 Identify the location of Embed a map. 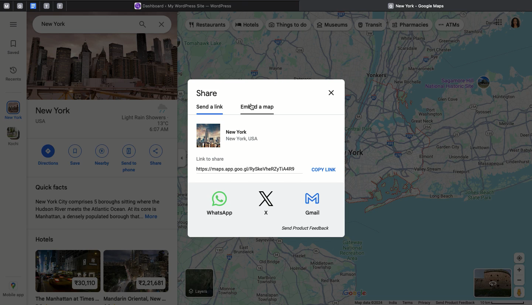
(258, 108).